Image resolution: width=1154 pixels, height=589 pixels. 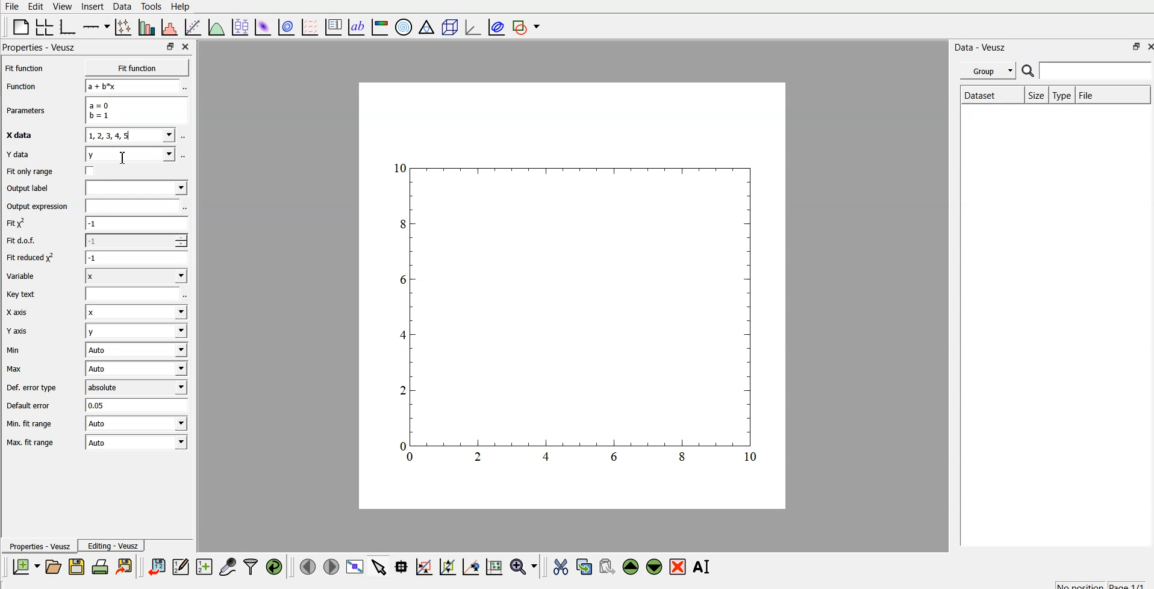 What do you see at coordinates (138, 242) in the screenshot?
I see `1` at bounding box center [138, 242].